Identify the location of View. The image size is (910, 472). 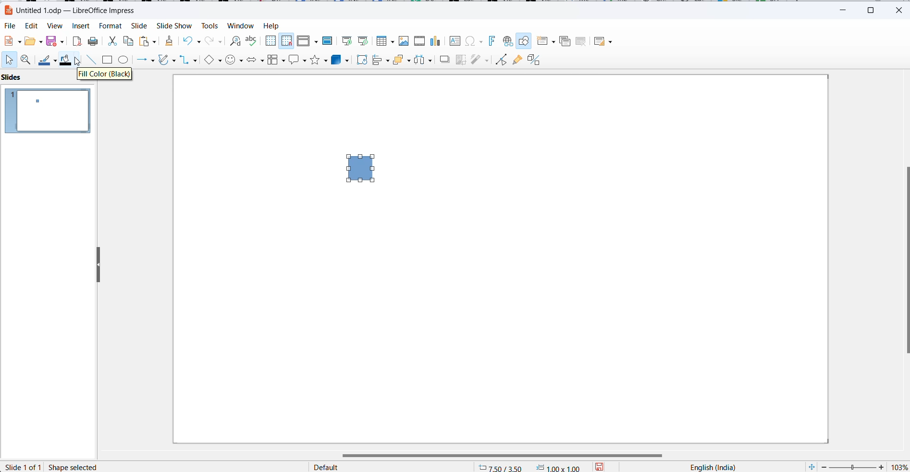
(55, 26).